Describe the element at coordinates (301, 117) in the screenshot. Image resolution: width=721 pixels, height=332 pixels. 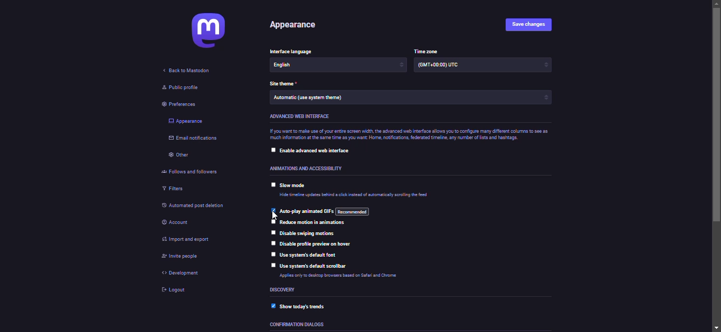
I see `advanced web interface` at that location.